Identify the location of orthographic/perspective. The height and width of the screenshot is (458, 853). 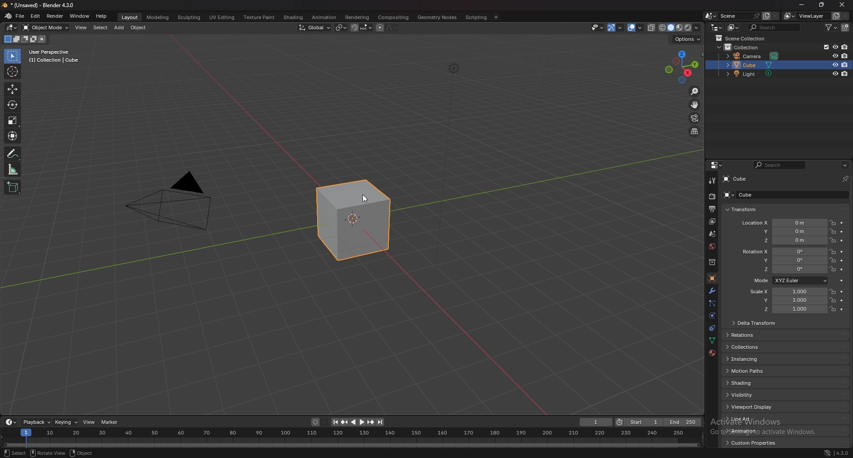
(695, 132).